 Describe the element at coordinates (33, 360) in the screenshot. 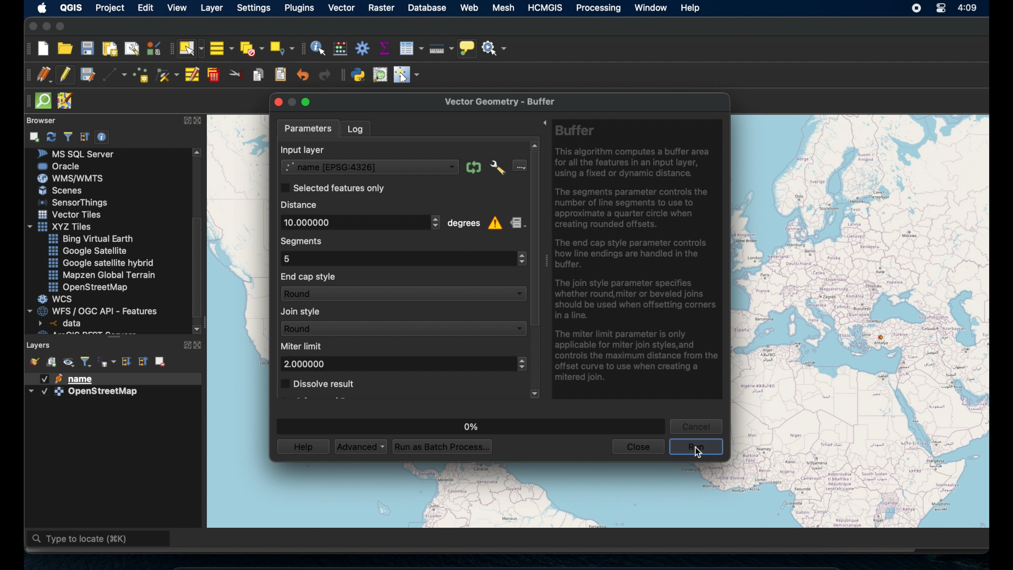

I see `style manager` at that location.